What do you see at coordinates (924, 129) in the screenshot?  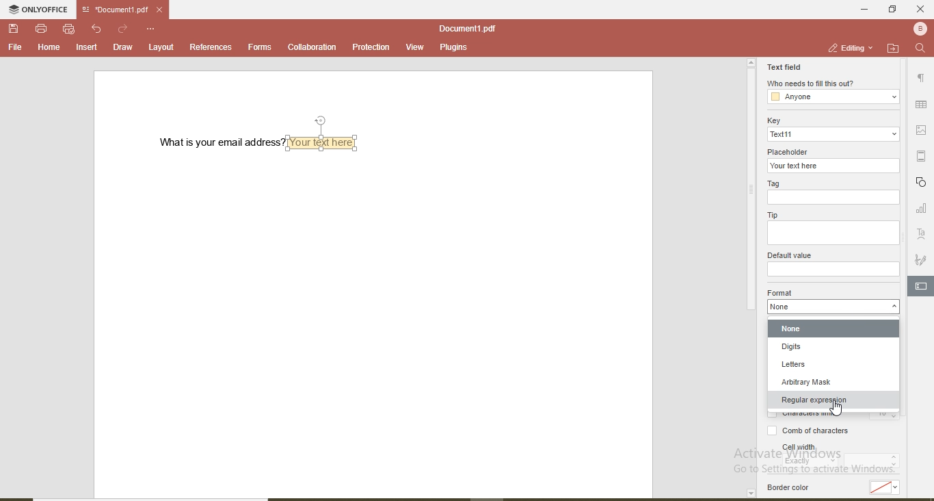 I see `picture` at bounding box center [924, 129].